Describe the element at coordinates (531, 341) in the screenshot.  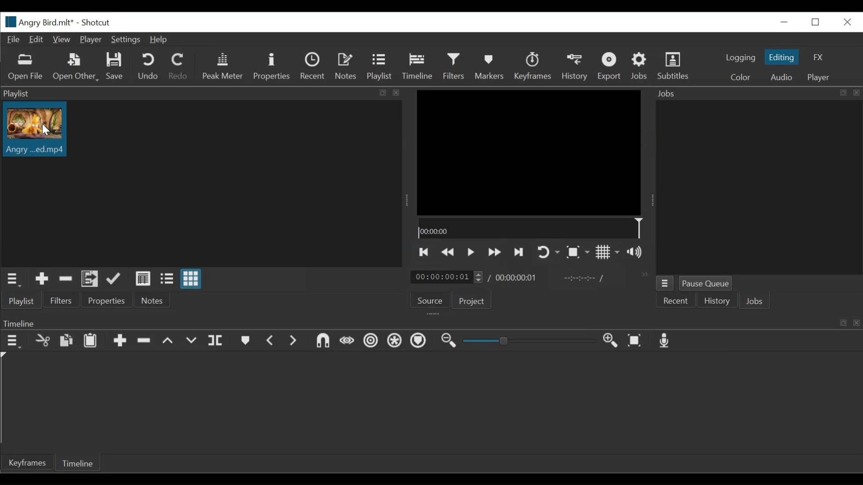
I see `Zoom Slider` at that location.